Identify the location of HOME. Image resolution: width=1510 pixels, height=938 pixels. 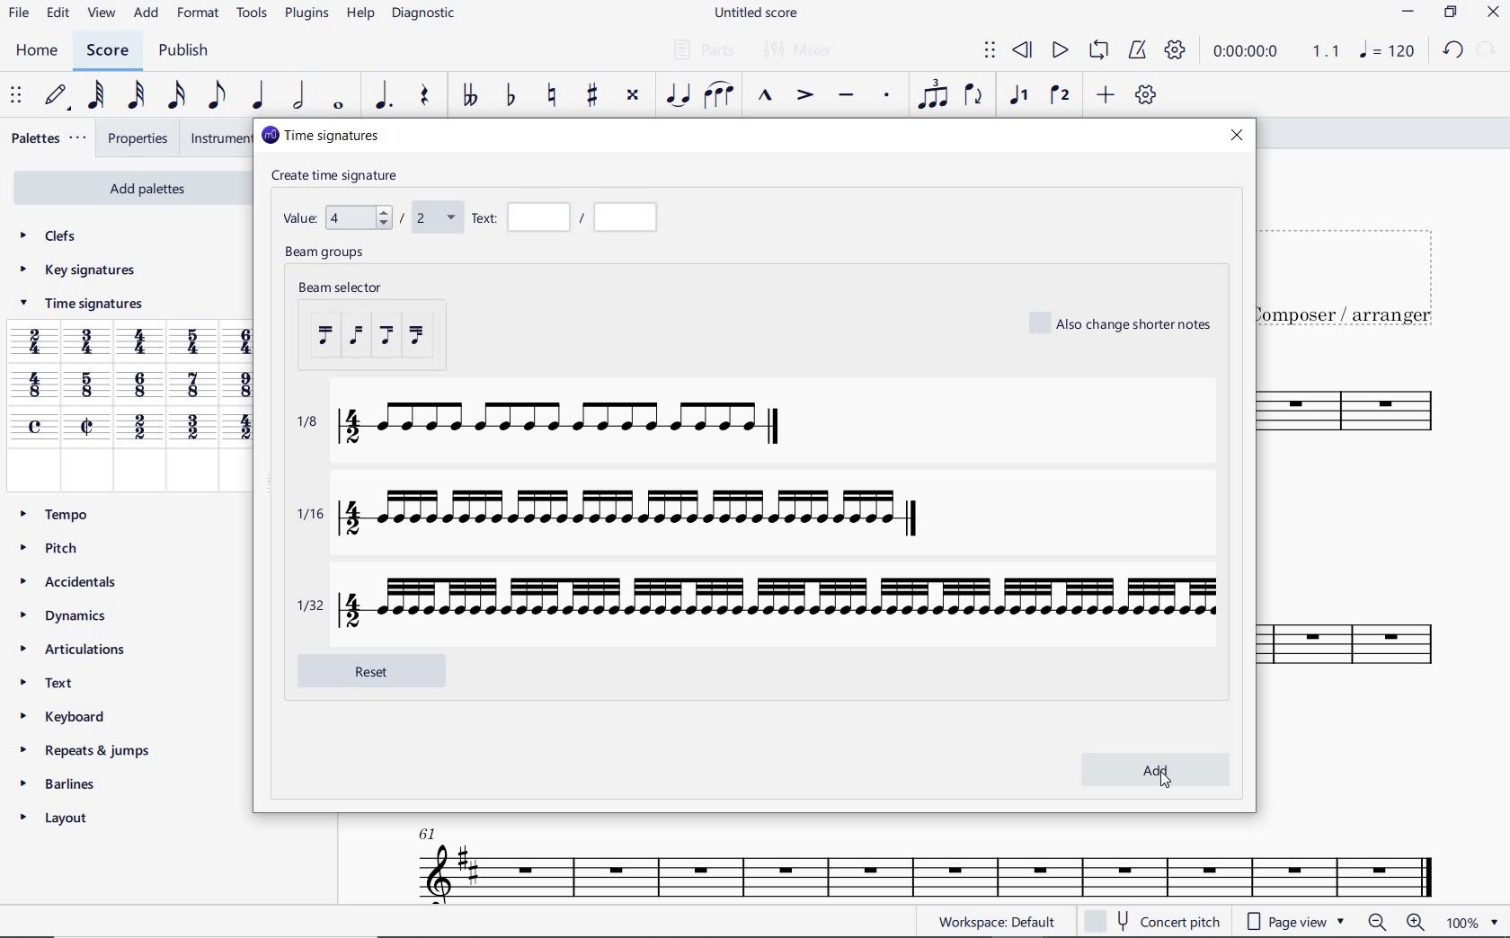
(38, 51).